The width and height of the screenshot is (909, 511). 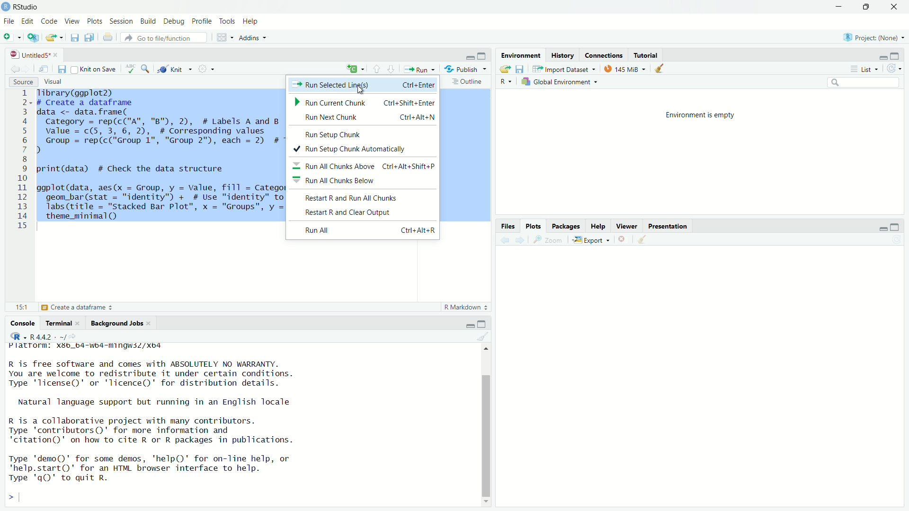 I want to click on Save current document (Ctrl + S), so click(x=62, y=68).